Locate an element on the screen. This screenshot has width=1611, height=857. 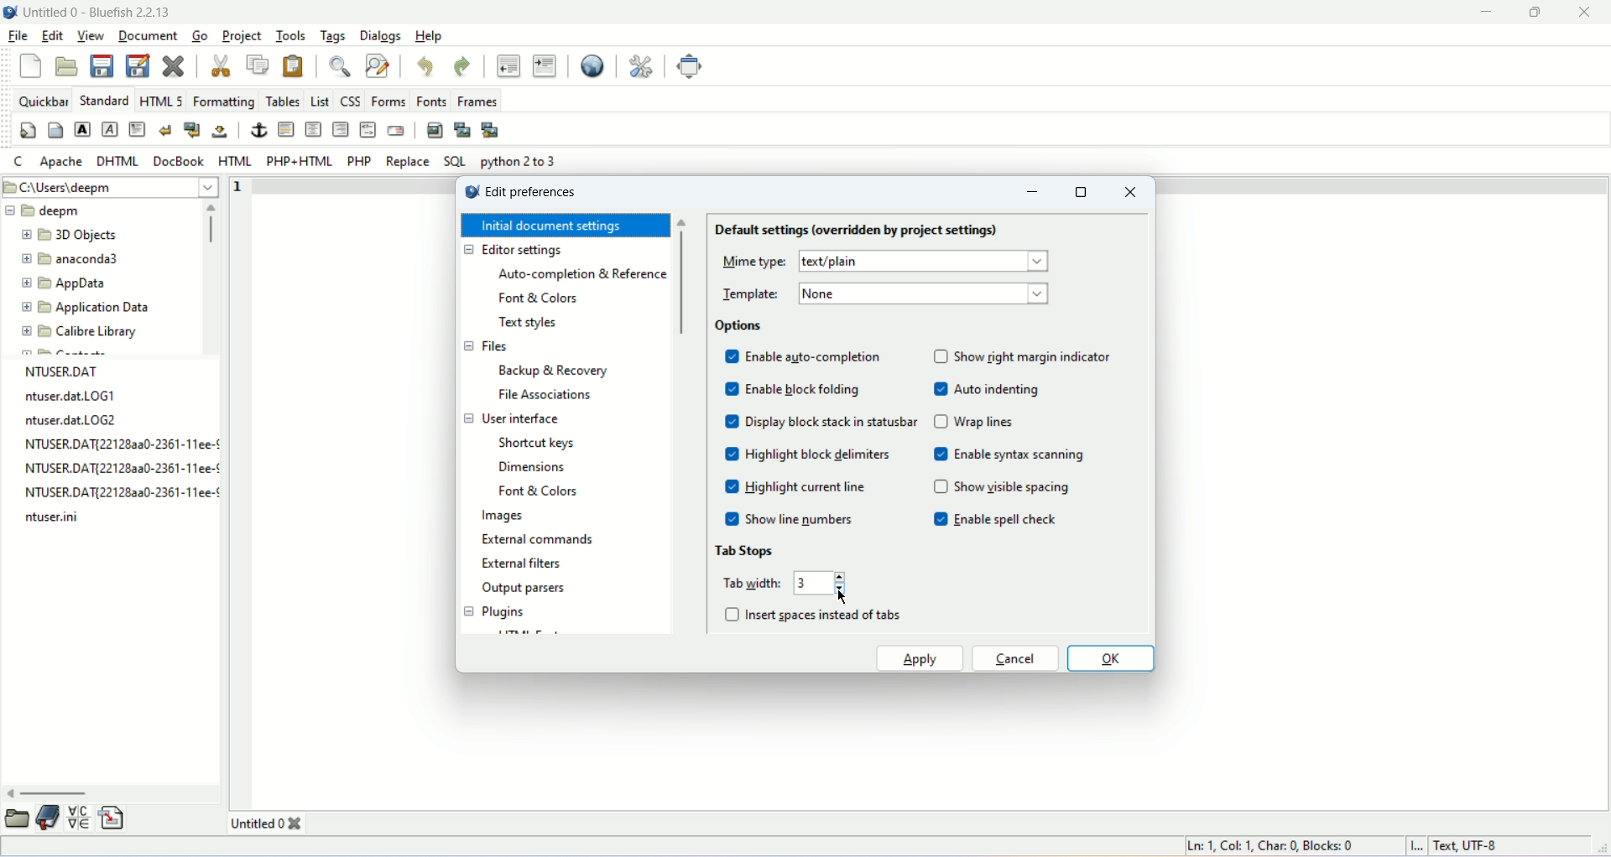
help is located at coordinates (430, 35).